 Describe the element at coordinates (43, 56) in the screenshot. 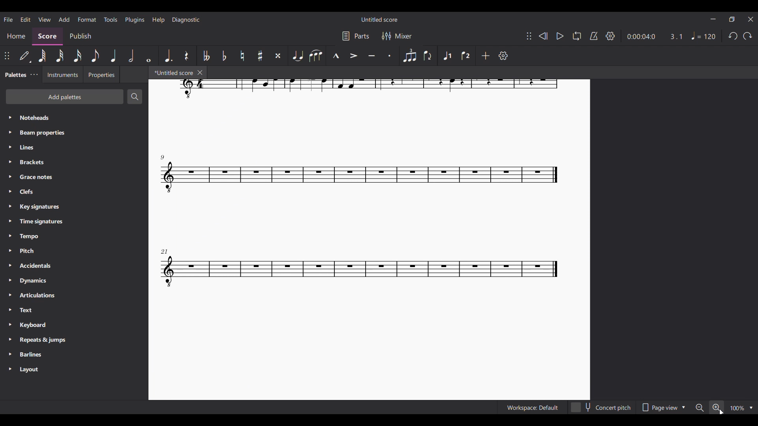

I see `64th note` at that location.